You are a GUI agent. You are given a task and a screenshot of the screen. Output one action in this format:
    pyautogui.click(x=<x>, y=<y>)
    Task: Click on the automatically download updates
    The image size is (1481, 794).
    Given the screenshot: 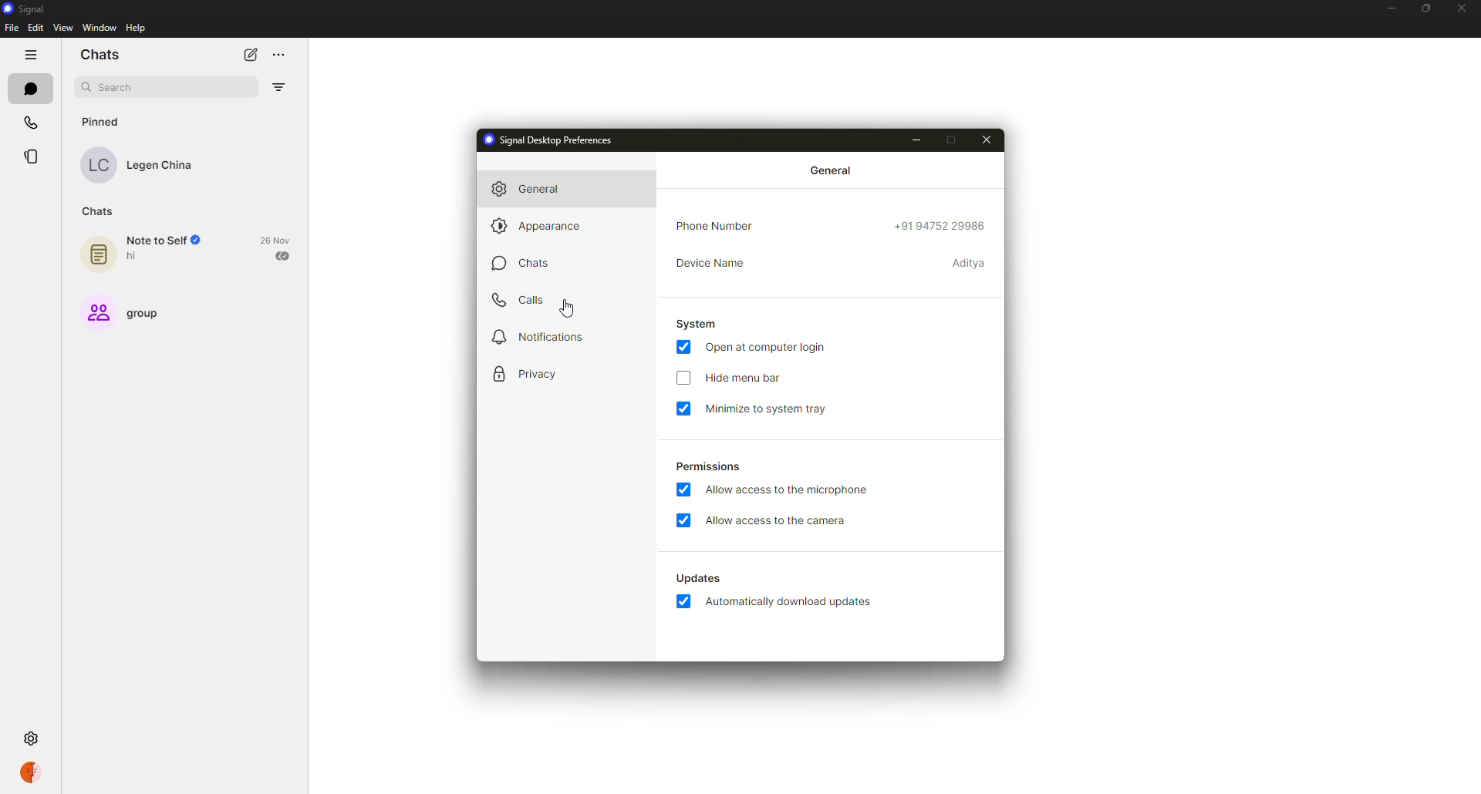 What is the action you would take?
    pyautogui.click(x=697, y=578)
    